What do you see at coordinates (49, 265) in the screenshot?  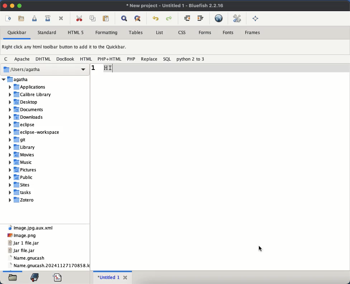 I see `name gnucash` at bounding box center [49, 265].